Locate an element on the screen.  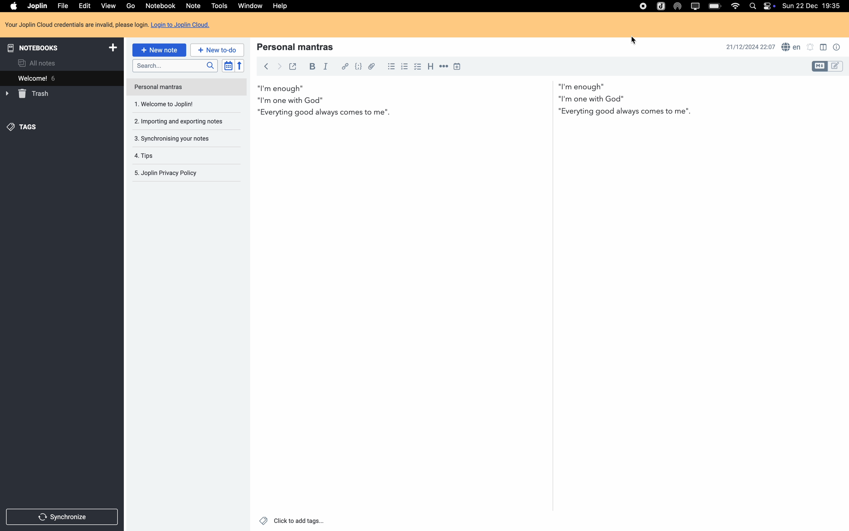
stop recording is located at coordinates (642, 7).